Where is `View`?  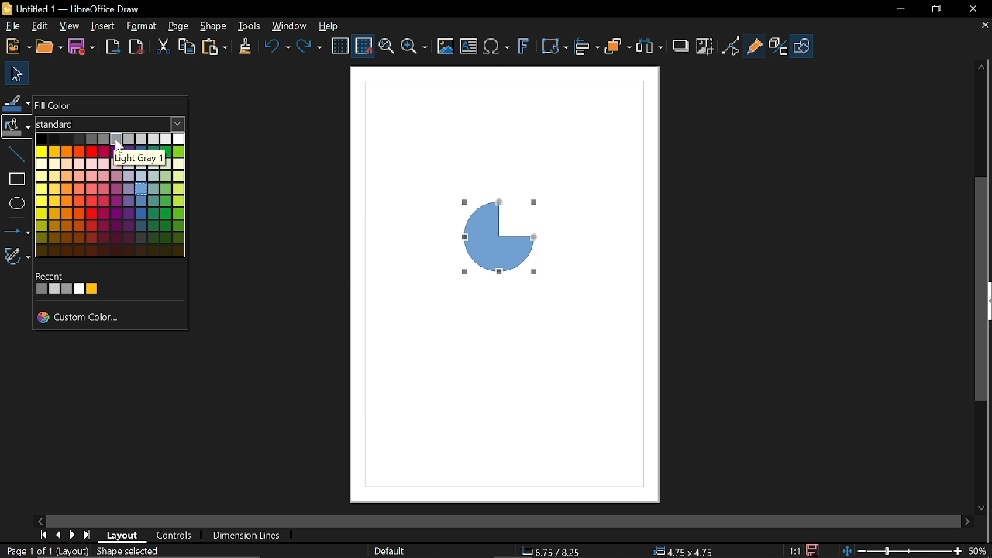 View is located at coordinates (70, 26).